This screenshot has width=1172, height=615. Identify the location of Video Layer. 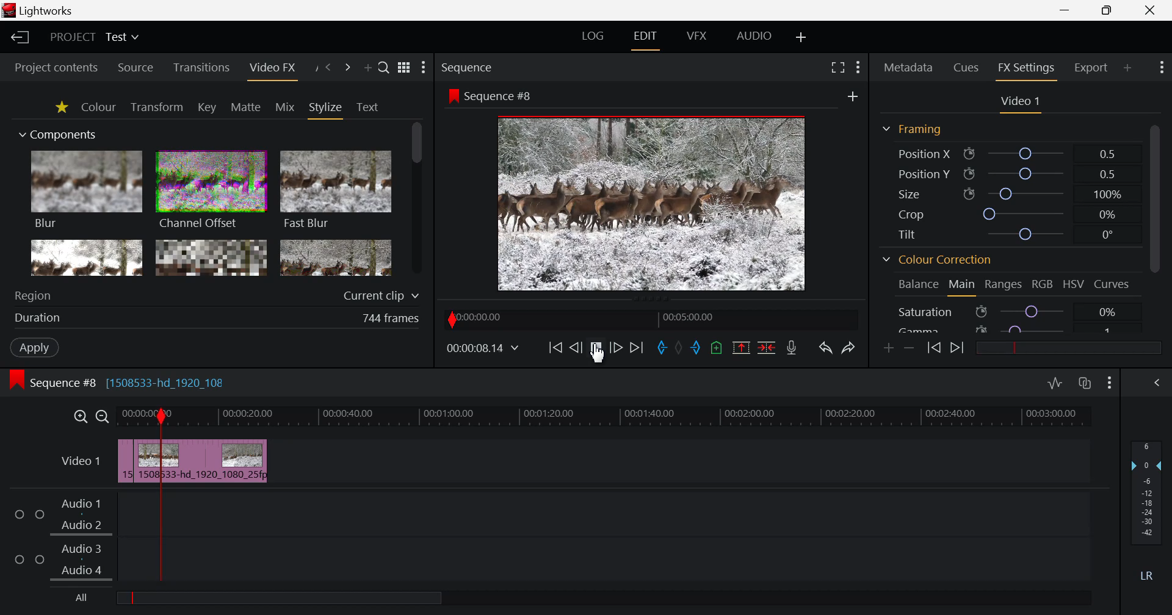
(80, 463).